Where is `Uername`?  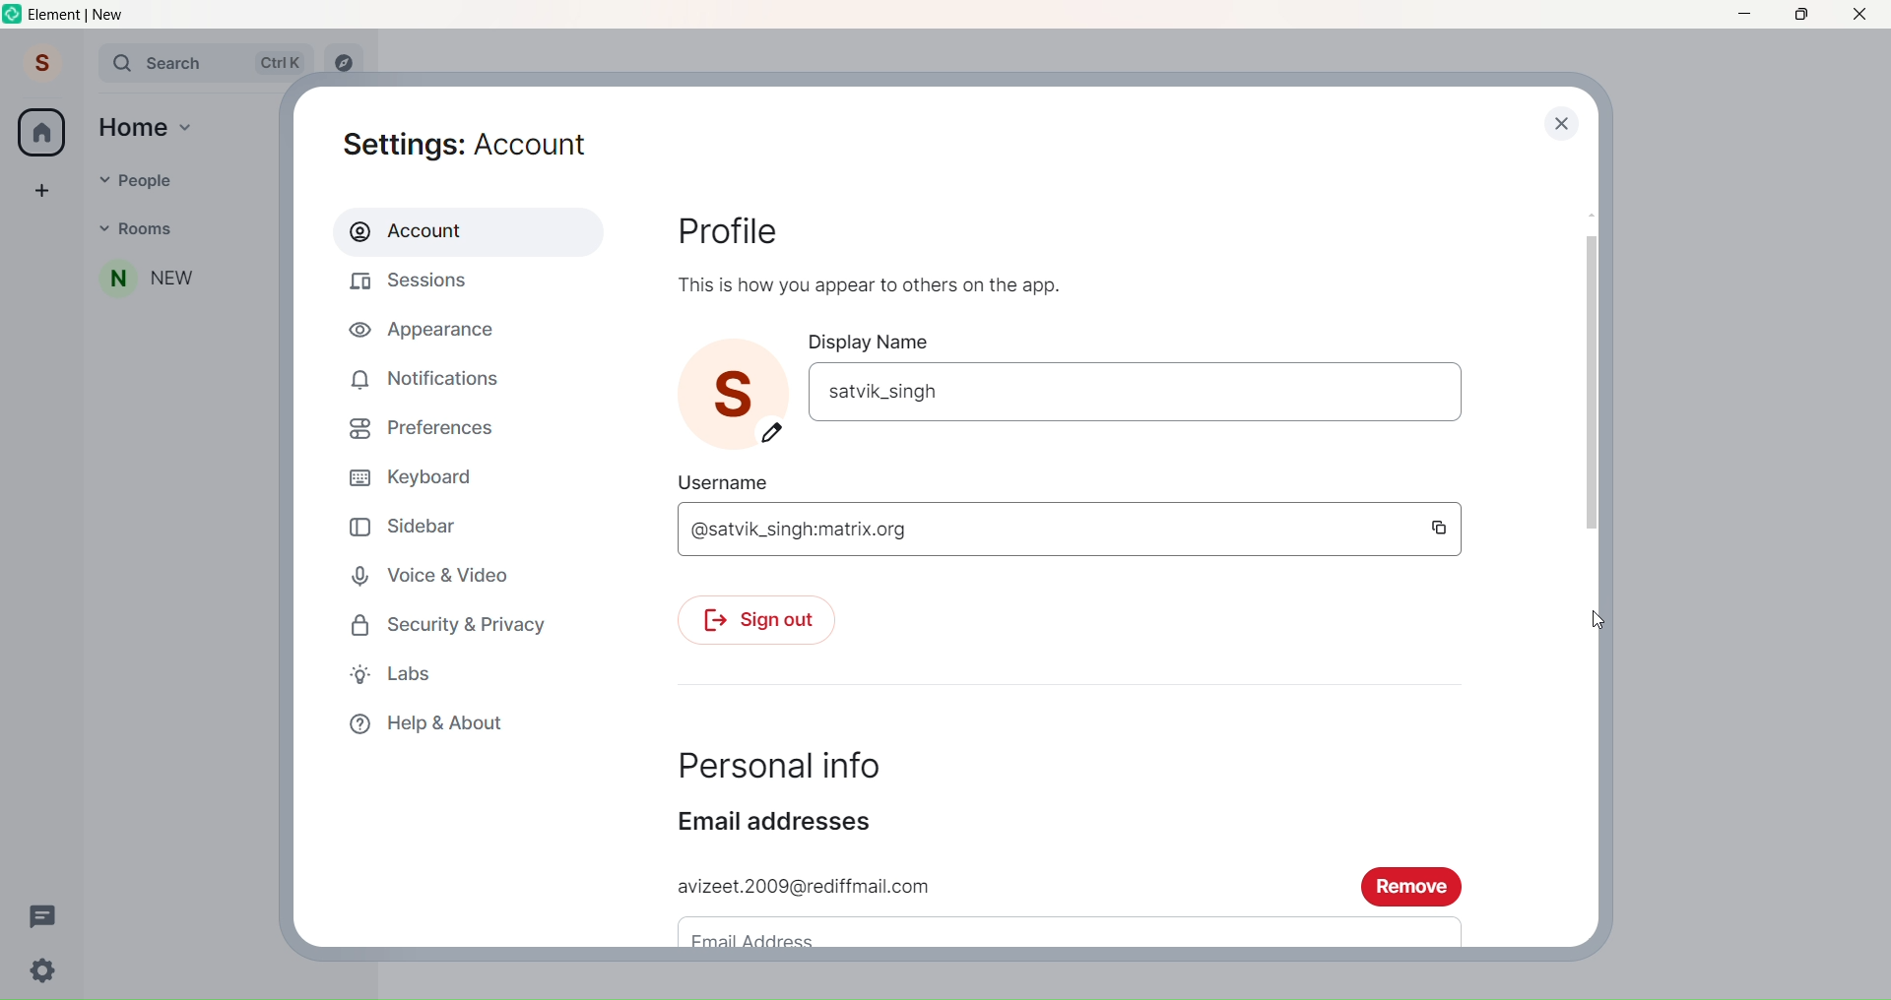 Uername is located at coordinates (732, 479).